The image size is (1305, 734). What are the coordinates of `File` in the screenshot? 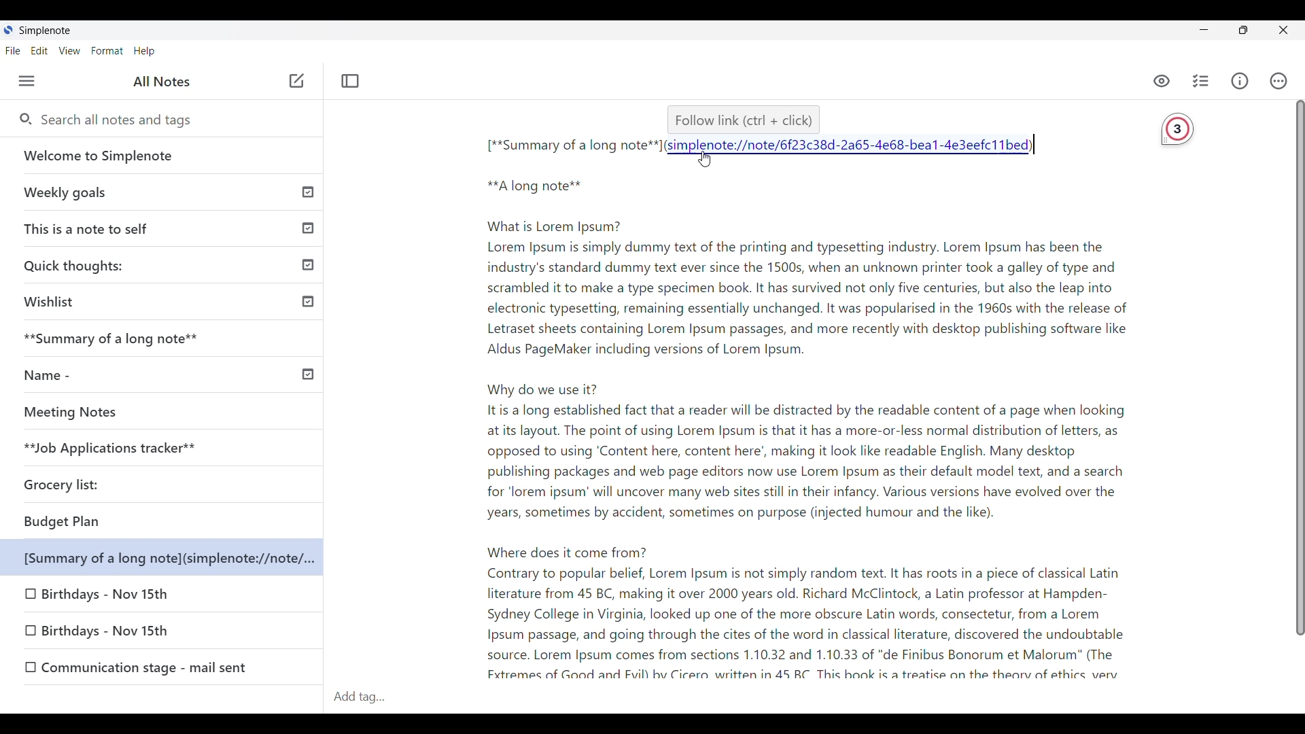 It's located at (13, 50).